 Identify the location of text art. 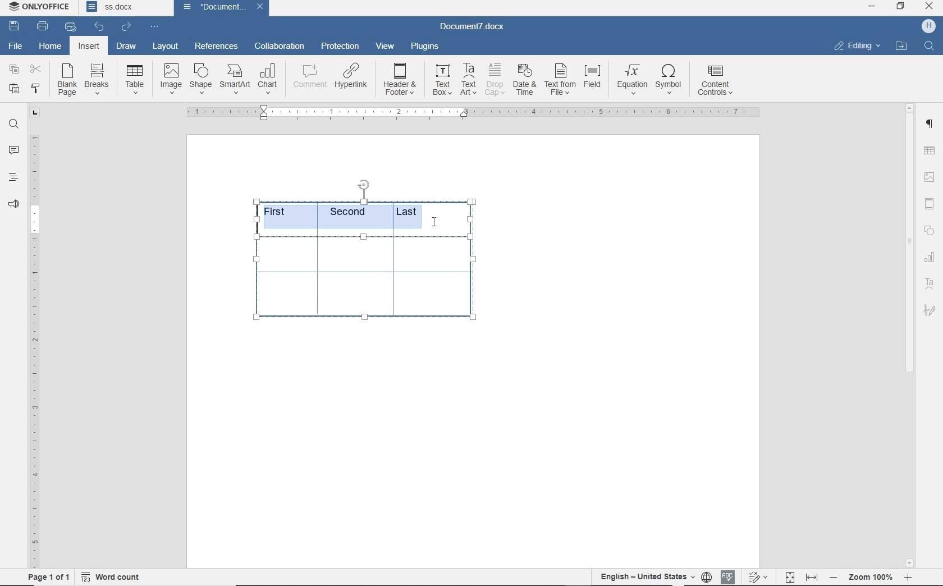
(931, 286).